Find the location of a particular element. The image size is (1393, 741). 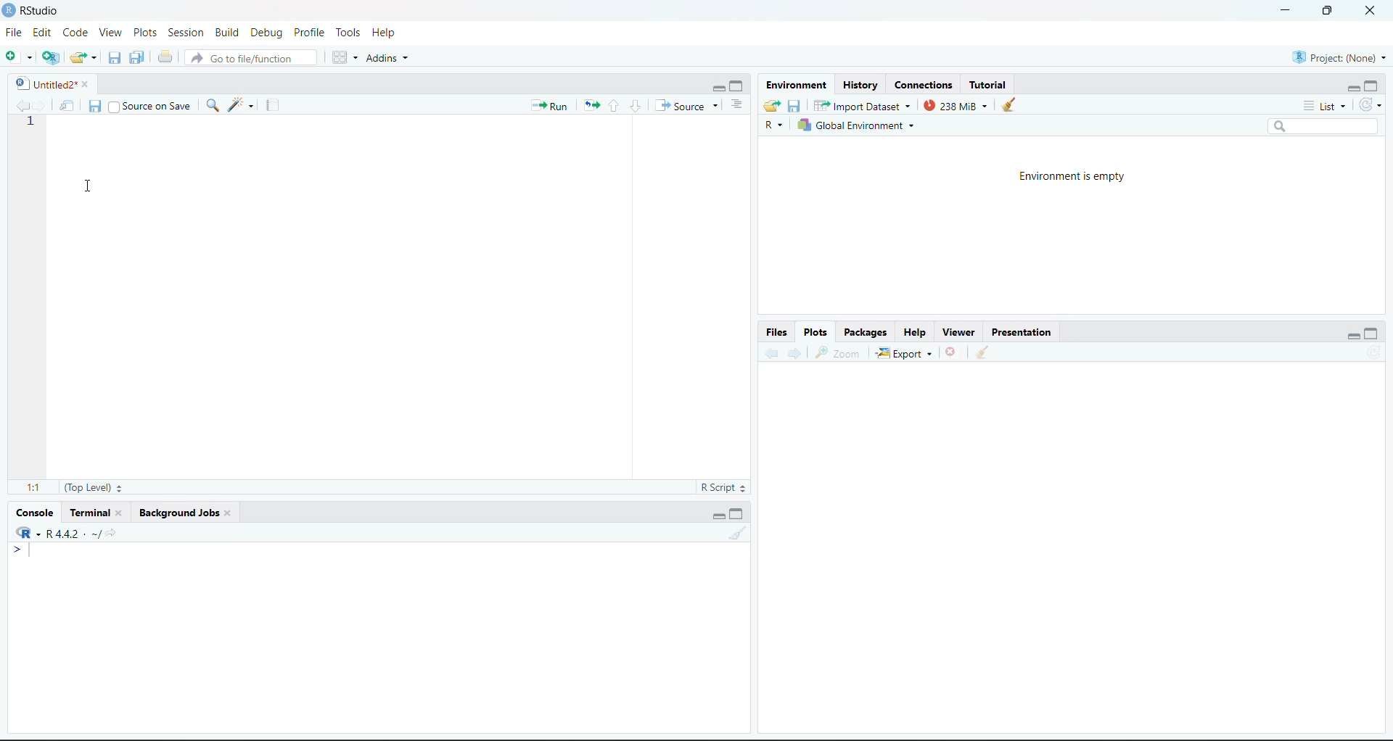

Terminal is located at coordinates (89, 513).